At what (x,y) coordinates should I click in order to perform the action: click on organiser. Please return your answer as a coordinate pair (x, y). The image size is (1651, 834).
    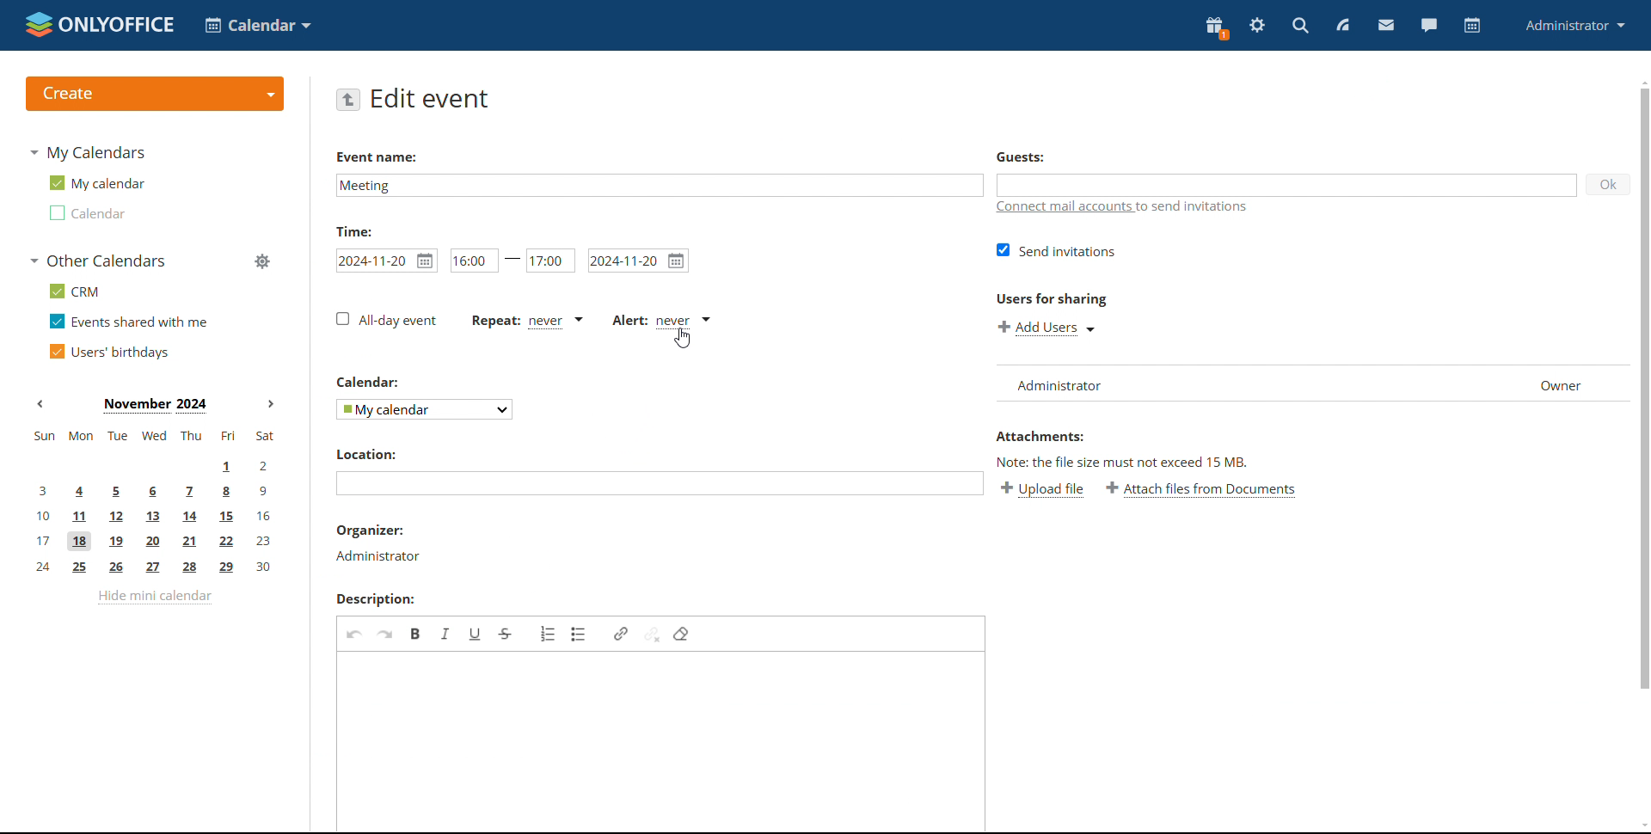
    Looking at the image, I should click on (378, 556).